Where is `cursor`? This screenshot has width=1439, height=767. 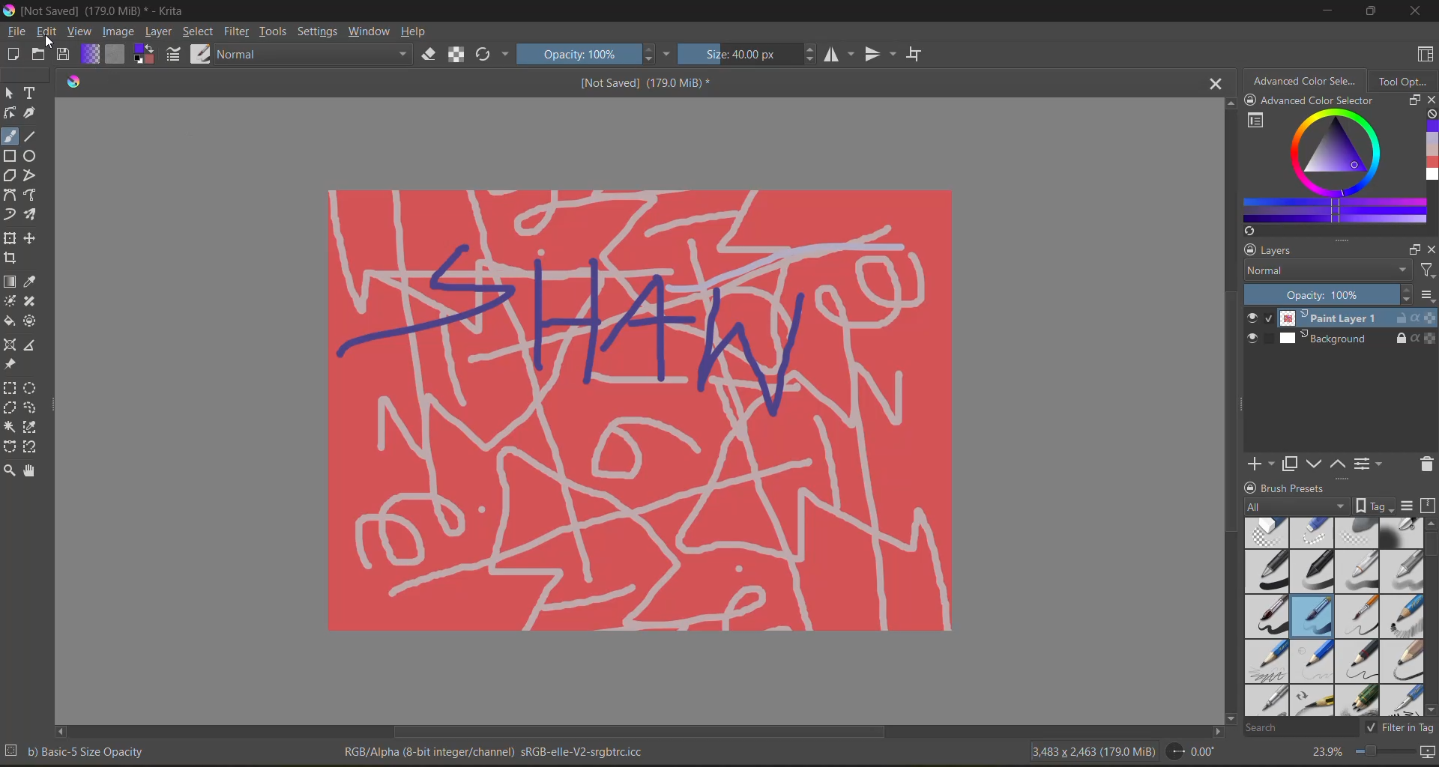
cursor is located at coordinates (52, 43).